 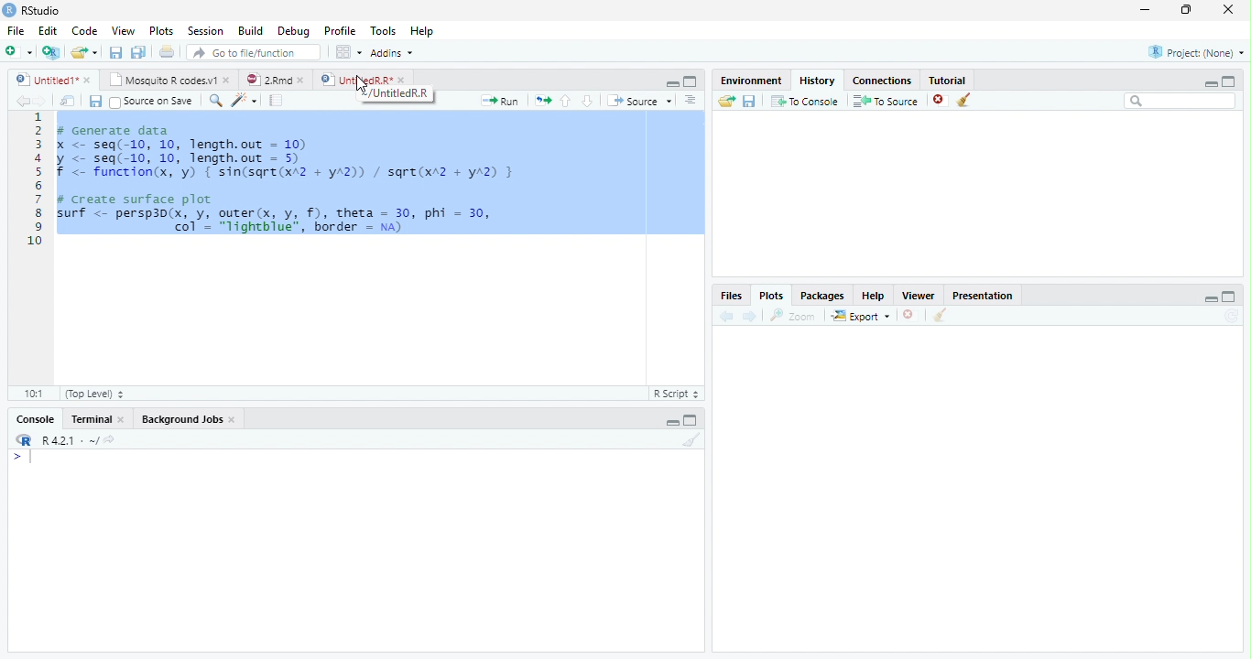 I want to click on Open recent files, so click(x=95, y=52).